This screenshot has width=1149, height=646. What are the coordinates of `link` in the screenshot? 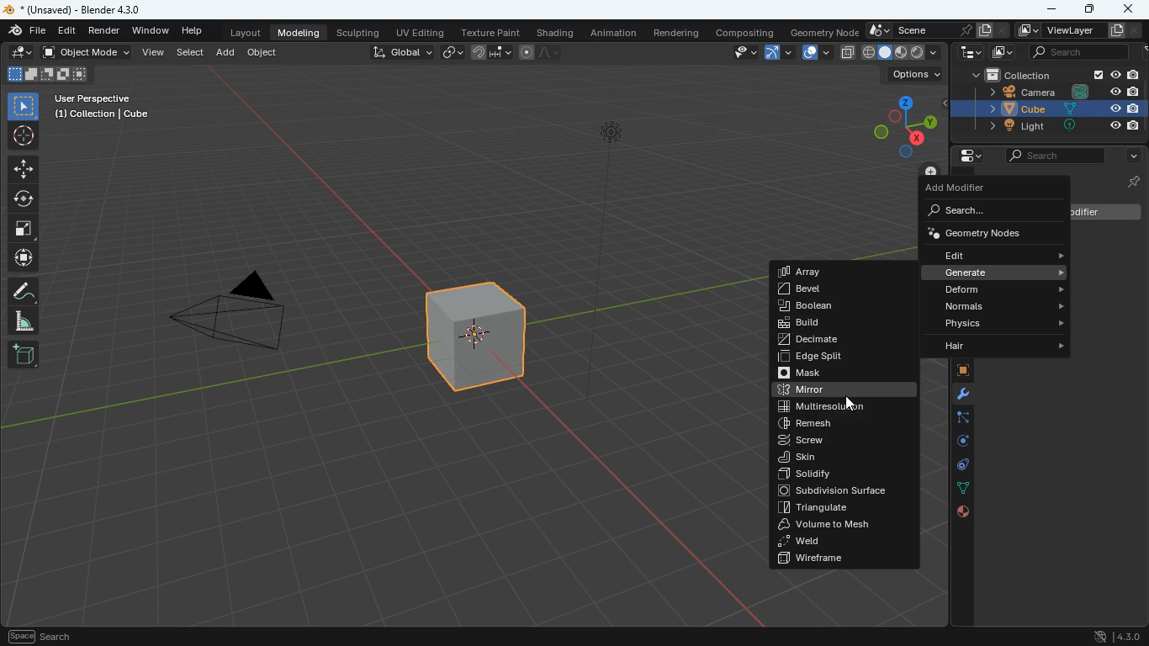 It's located at (454, 53).